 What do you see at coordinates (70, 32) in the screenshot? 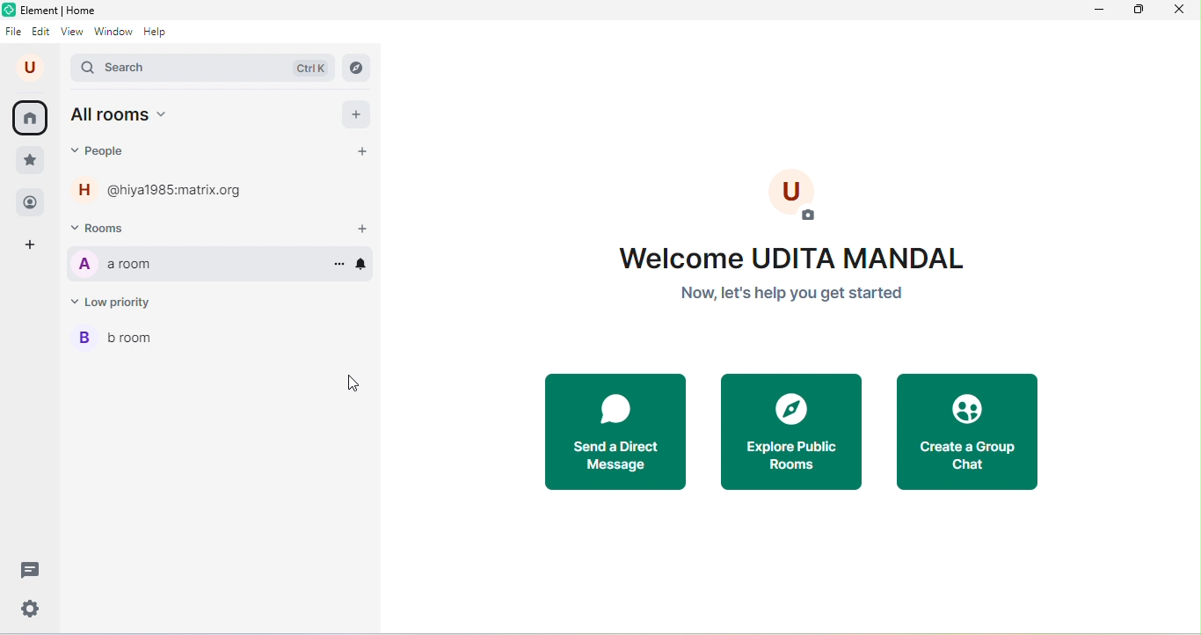
I see `view` at bounding box center [70, 32].